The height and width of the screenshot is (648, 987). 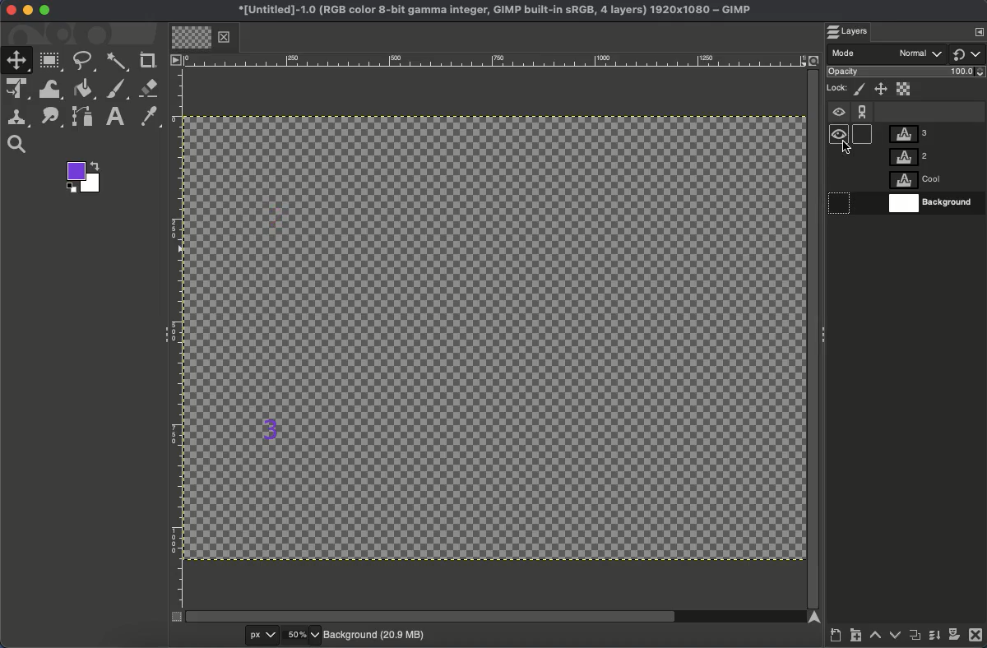 What do you see at coordinates (20, 90) in the screenshot?
I see `Unified transformation` at bounding box center [20, 90].